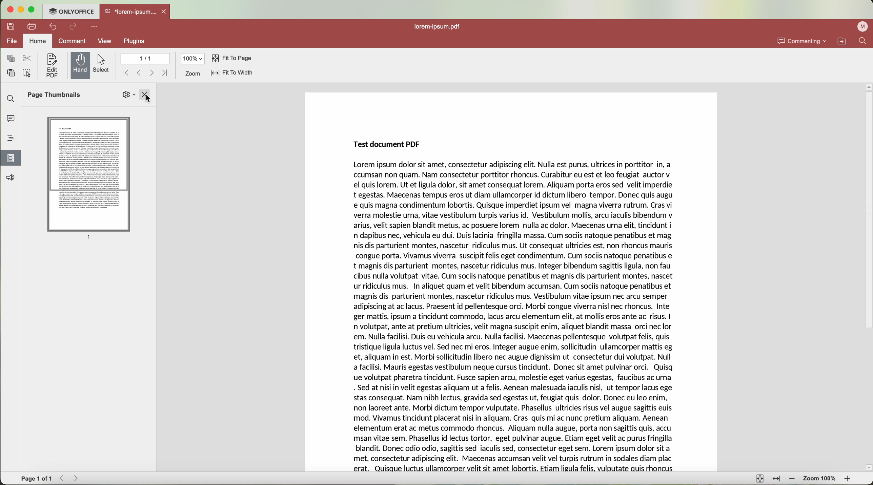 This screenshot has height=485, width=873. I want to click on zoom in, so click(850, 479).